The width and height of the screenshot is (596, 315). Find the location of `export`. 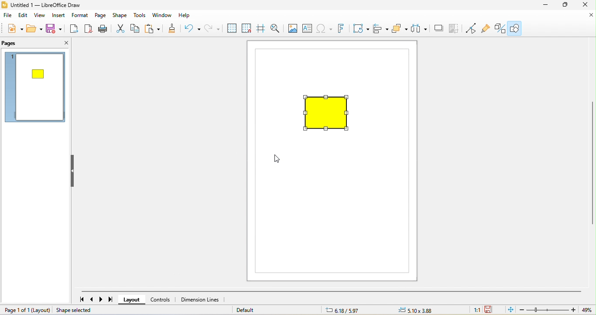

export is located at coordinates (73, 30).